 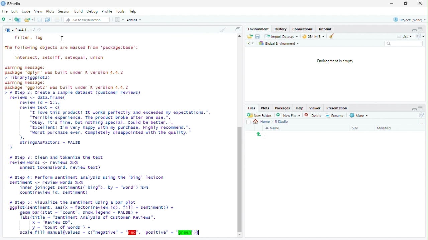 What do you see at coordinates (133, 11) in the screenshot?
I see `Help` at bounding box center [133, 11].